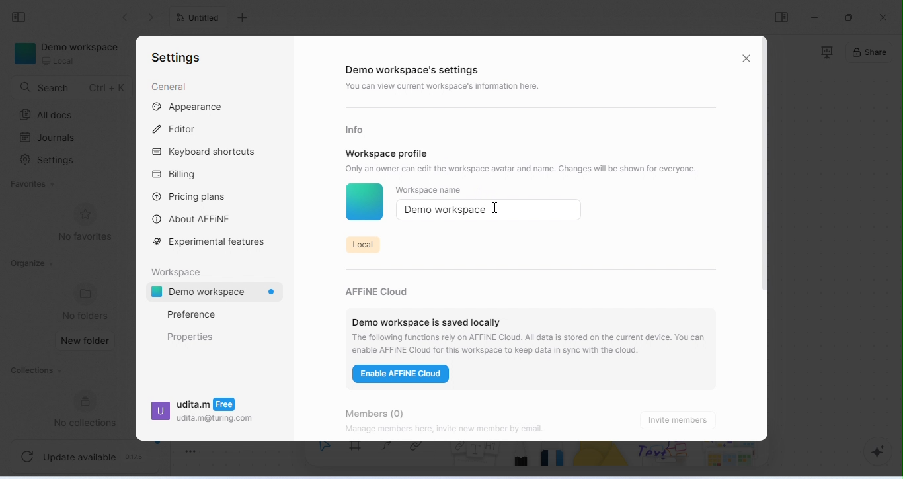 Image resolution: width=903 pixels, height=479 pixels. I want to click on close, so click(746, 58).